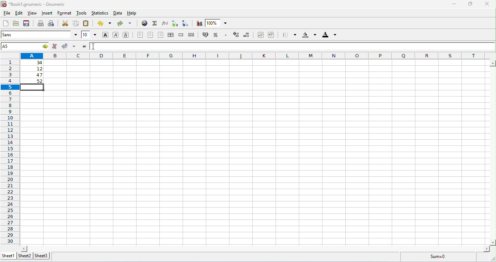  What do you see at coordinates (289, 34) in the screenshot?
I see `borders` at bounding box center [289, 34].